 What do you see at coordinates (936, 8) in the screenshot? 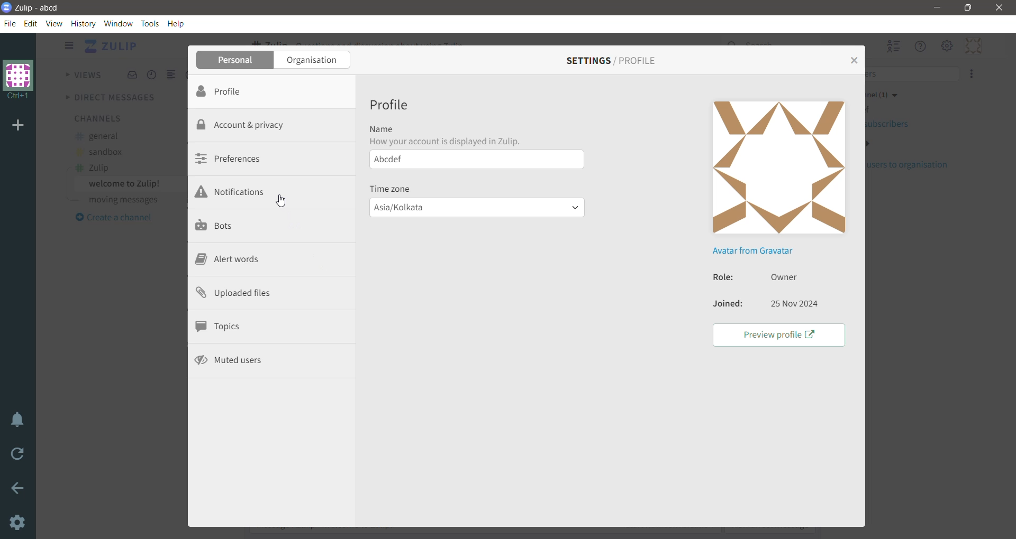
I see `Minimize` at bounding box center [936, 8].